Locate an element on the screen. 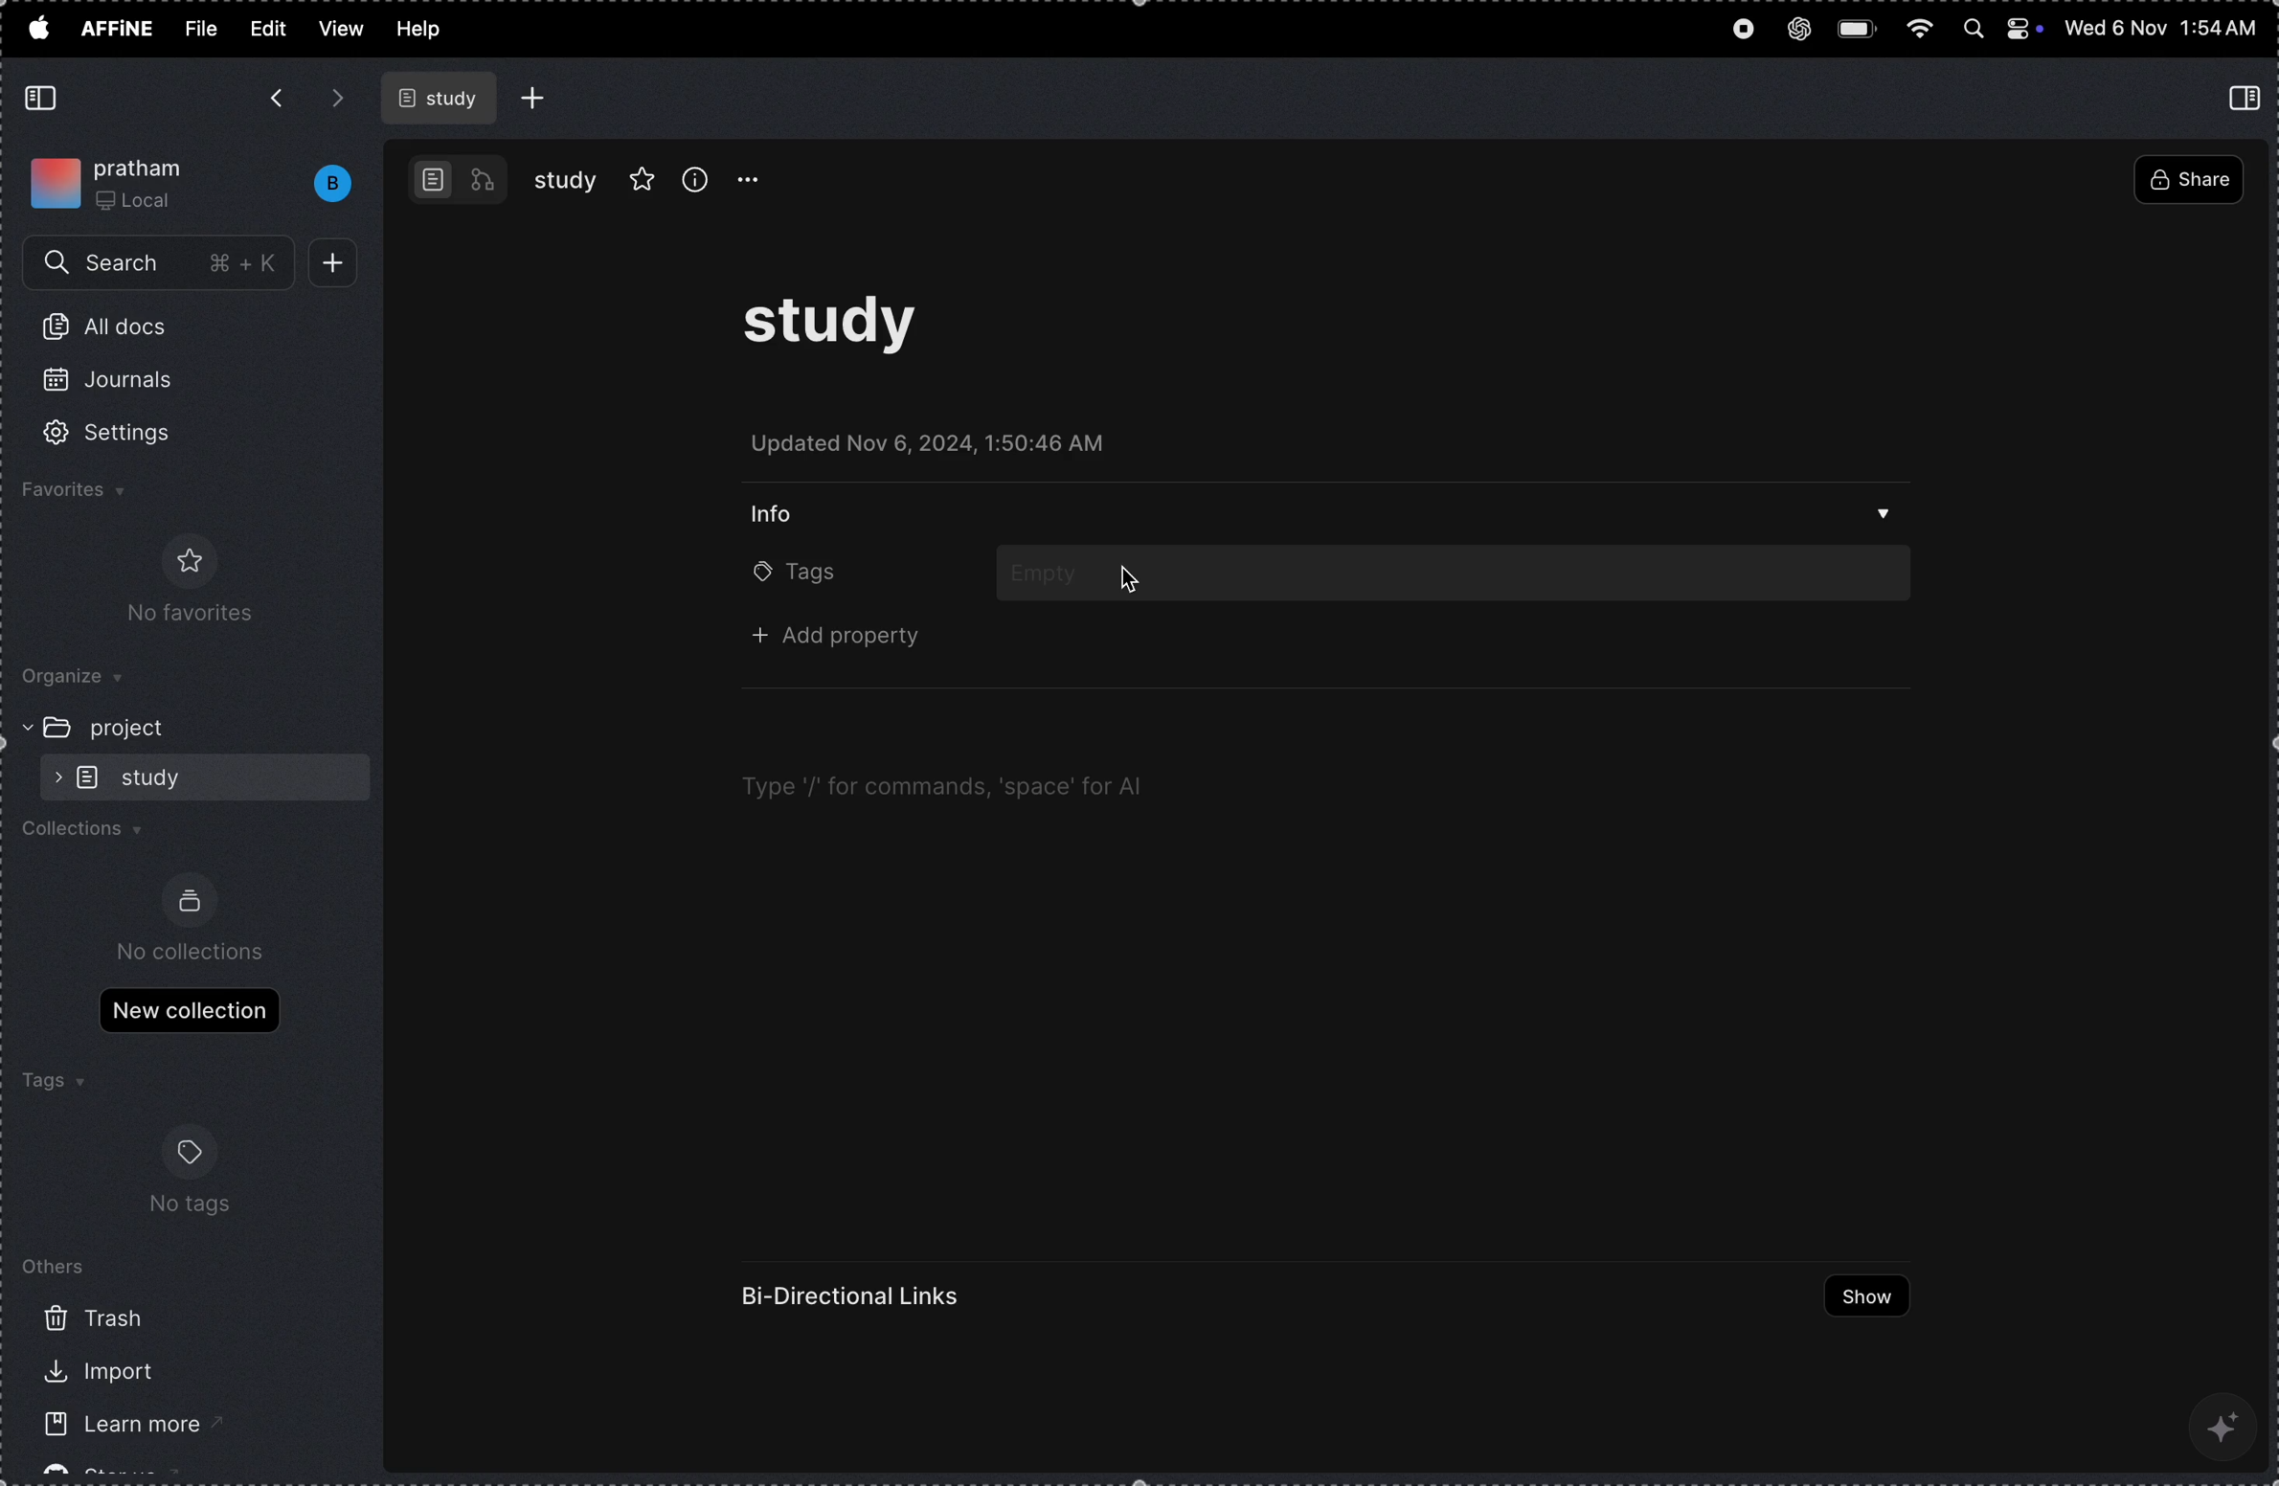 The width and height of the screenshot is (2279, 1486). info is located at coordinates (695, 178).